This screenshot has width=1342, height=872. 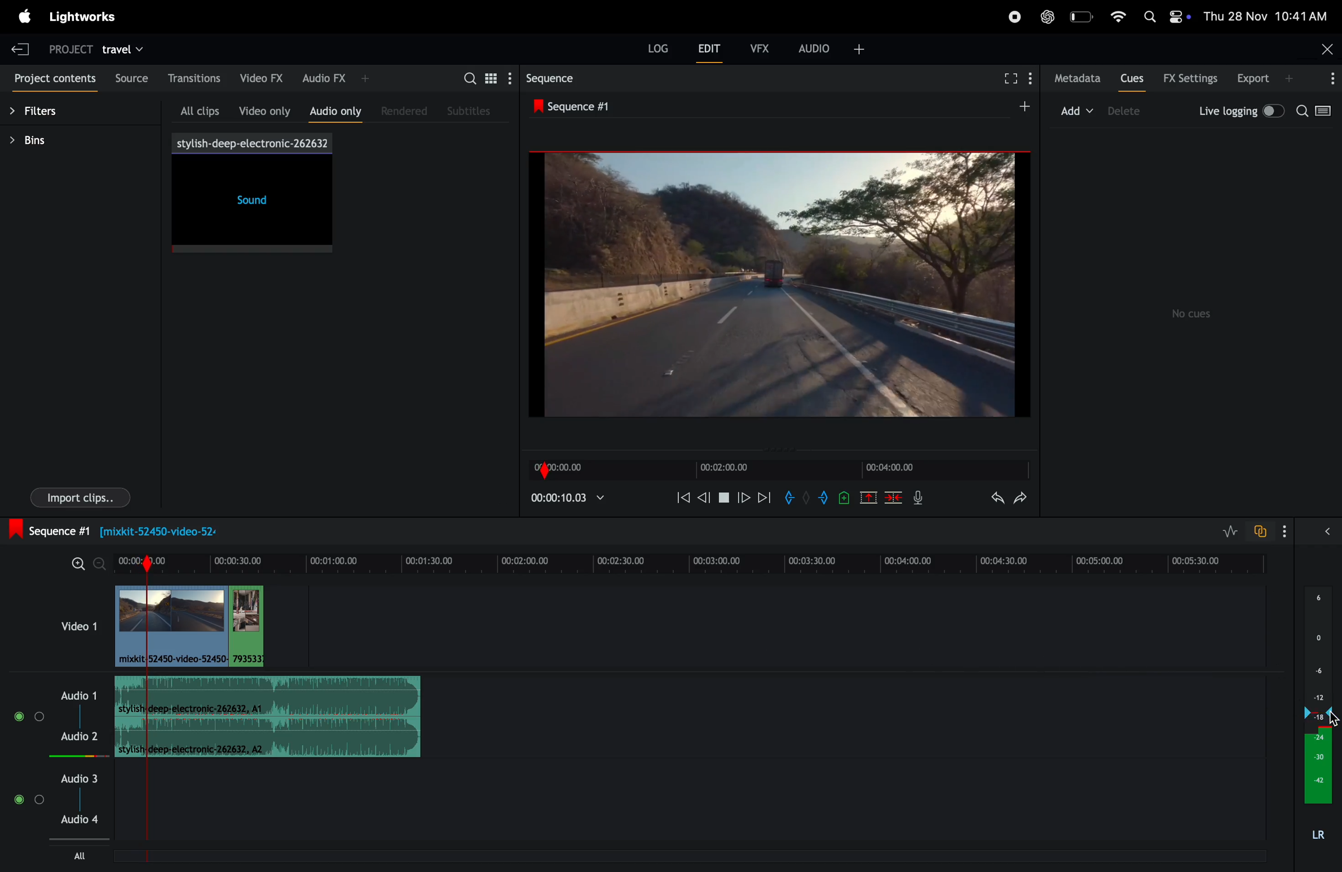 What do you see at coordinates (891, 499) in the screenshot?
I see `delete` at bounding box center [891, 499].